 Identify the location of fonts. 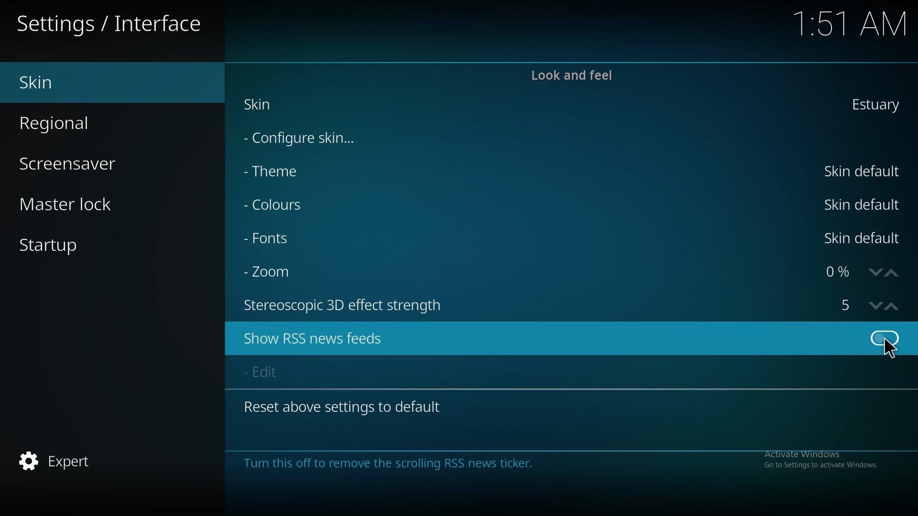
(284, 239).